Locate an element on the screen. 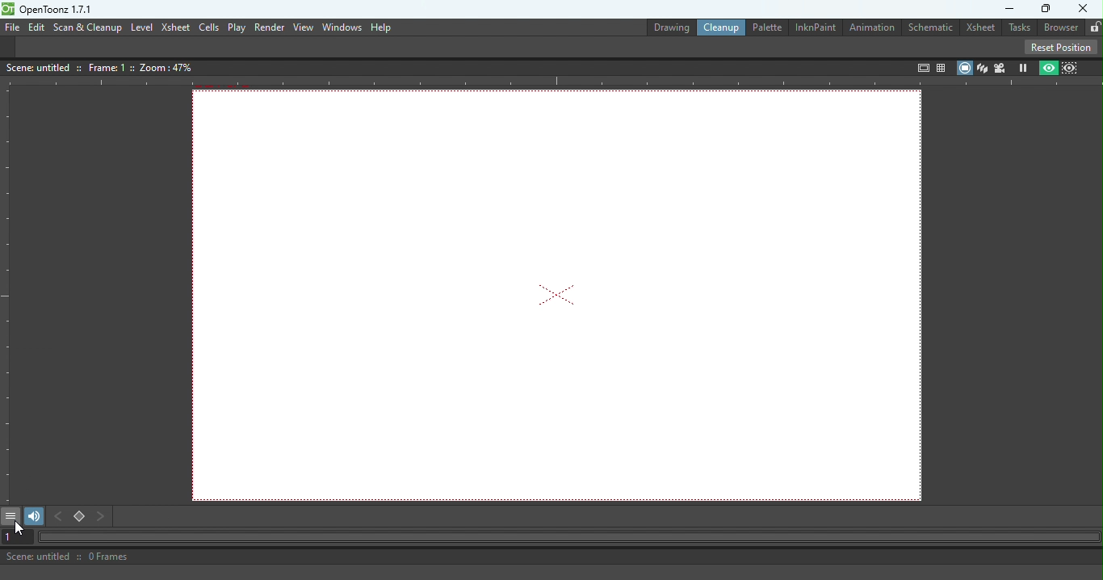 The width and height of the screenshot is (1103, 580). Play is located at coordinates (237, 27).